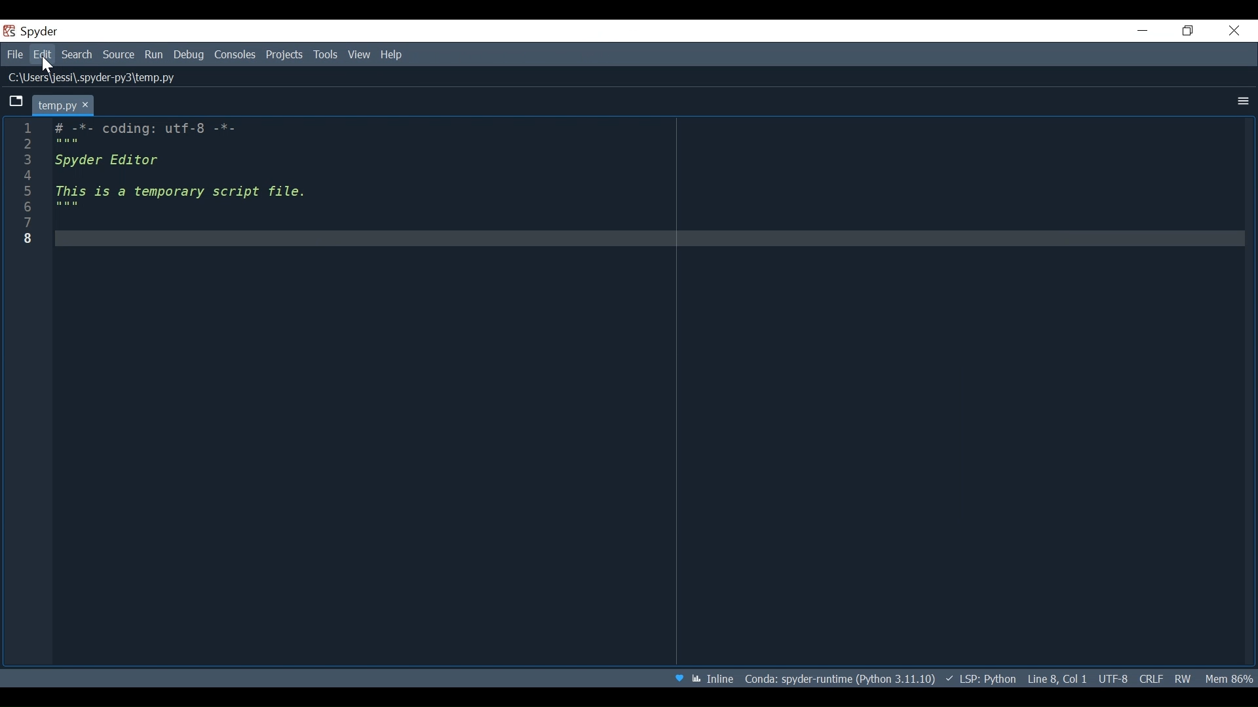 The height and width of the screenshot is (707, 1258). Describe the element at coordinates (48, 65) in the screenshot. I see `Cursor` at that location.